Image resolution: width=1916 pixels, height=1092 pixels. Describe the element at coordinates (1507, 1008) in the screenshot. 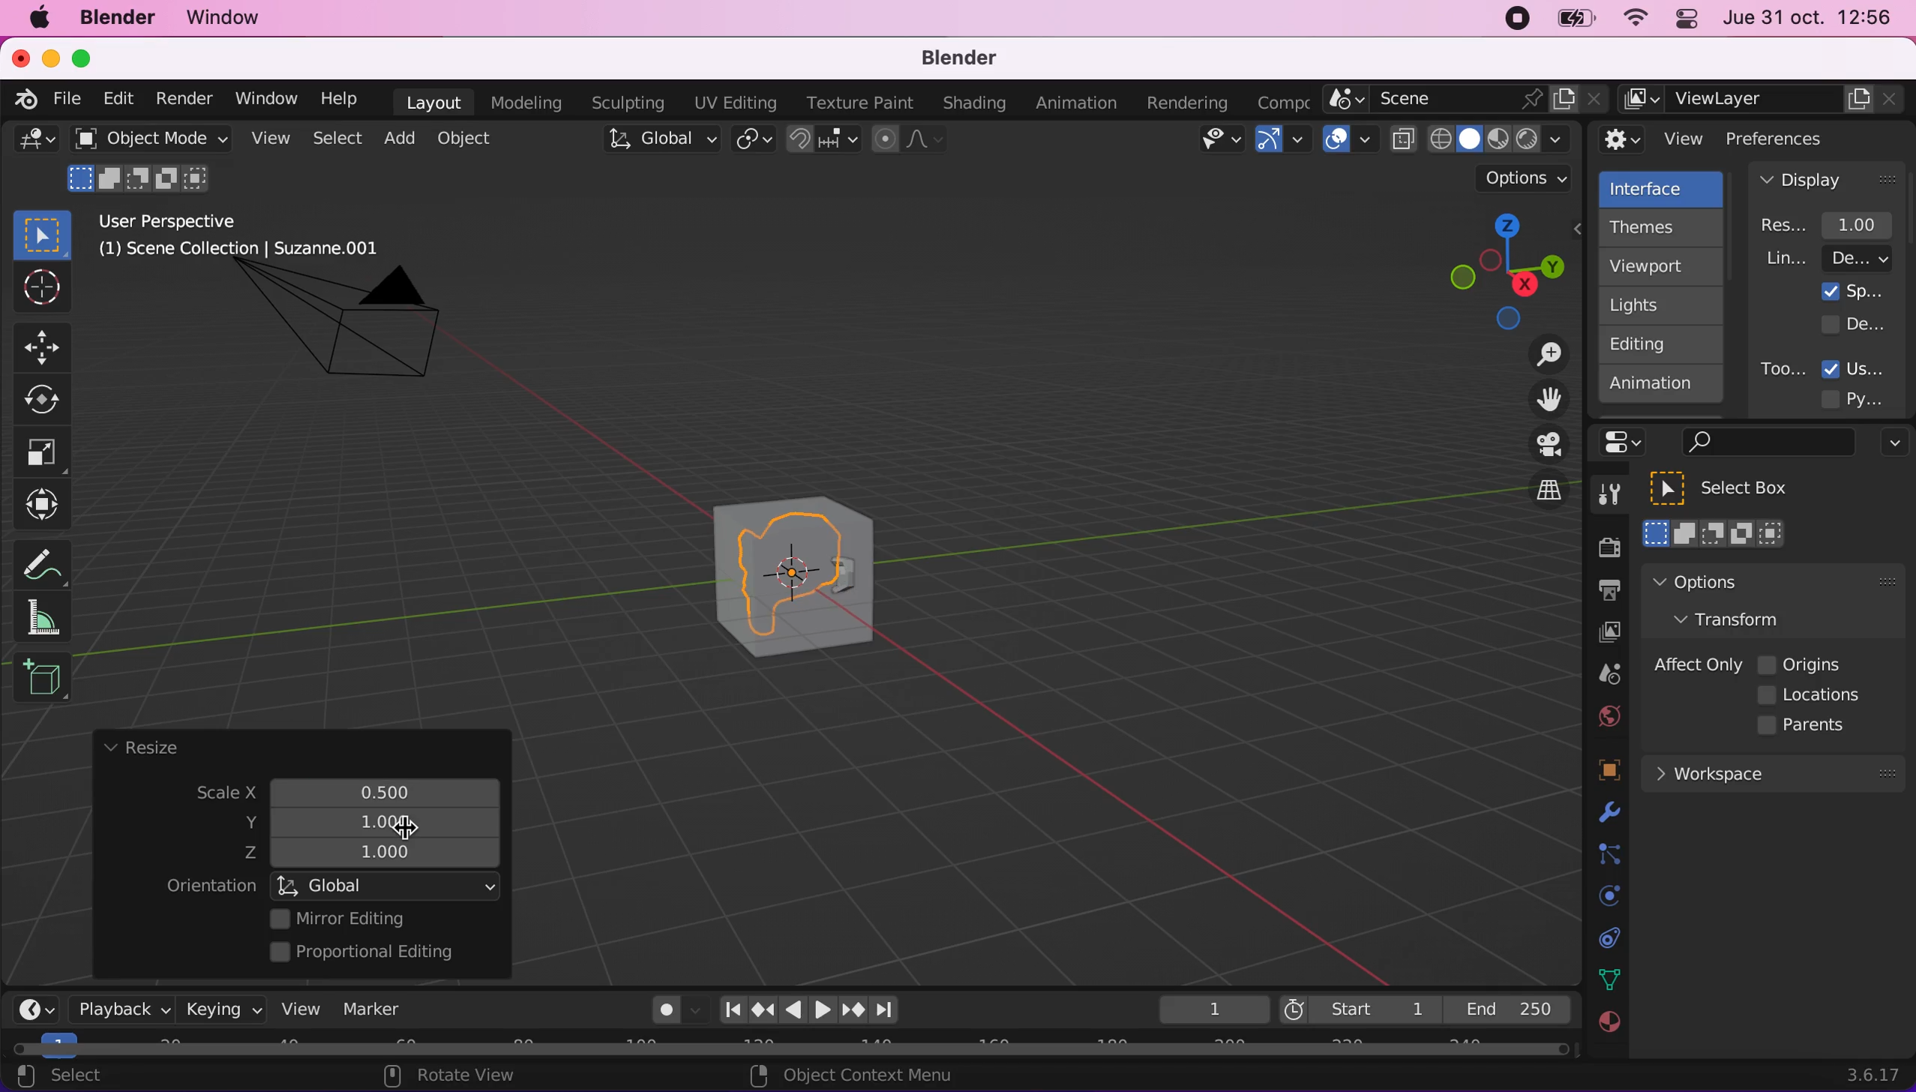

I see `end 250` at that location.